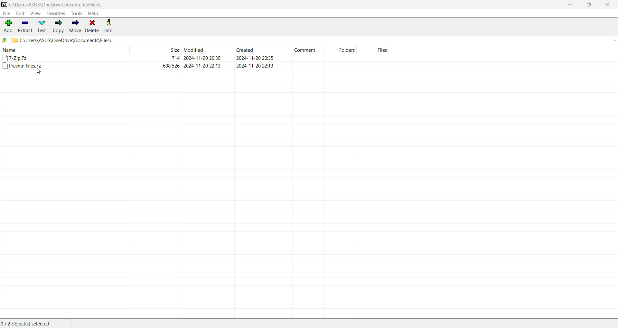 Image resolution: width=618 pixels, height=328 pixels. Describe the element at coordinates (43, 26) in the screenshot. I see `Test` at that location.